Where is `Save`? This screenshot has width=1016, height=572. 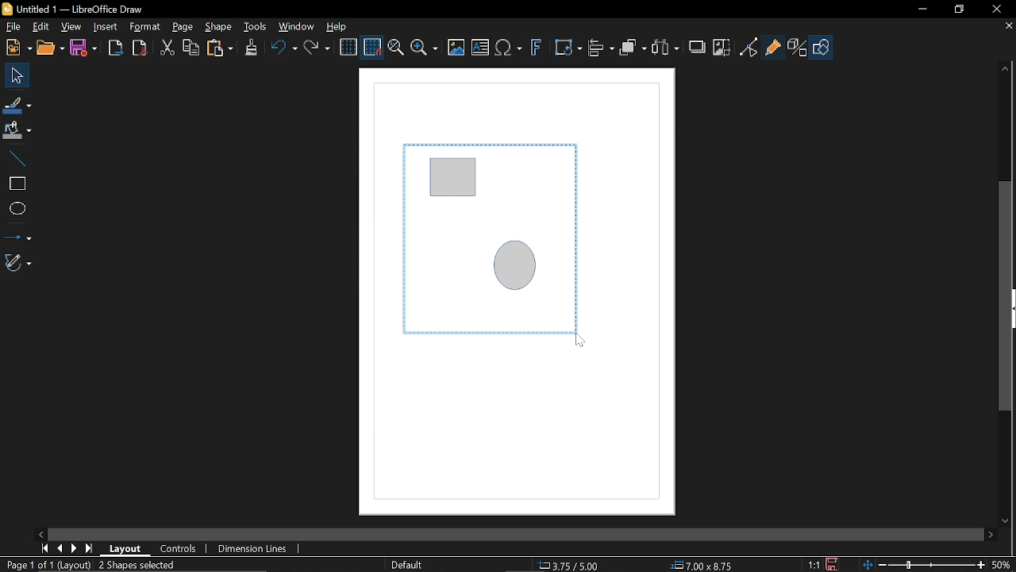 Save is located at coordinates (86, 48).